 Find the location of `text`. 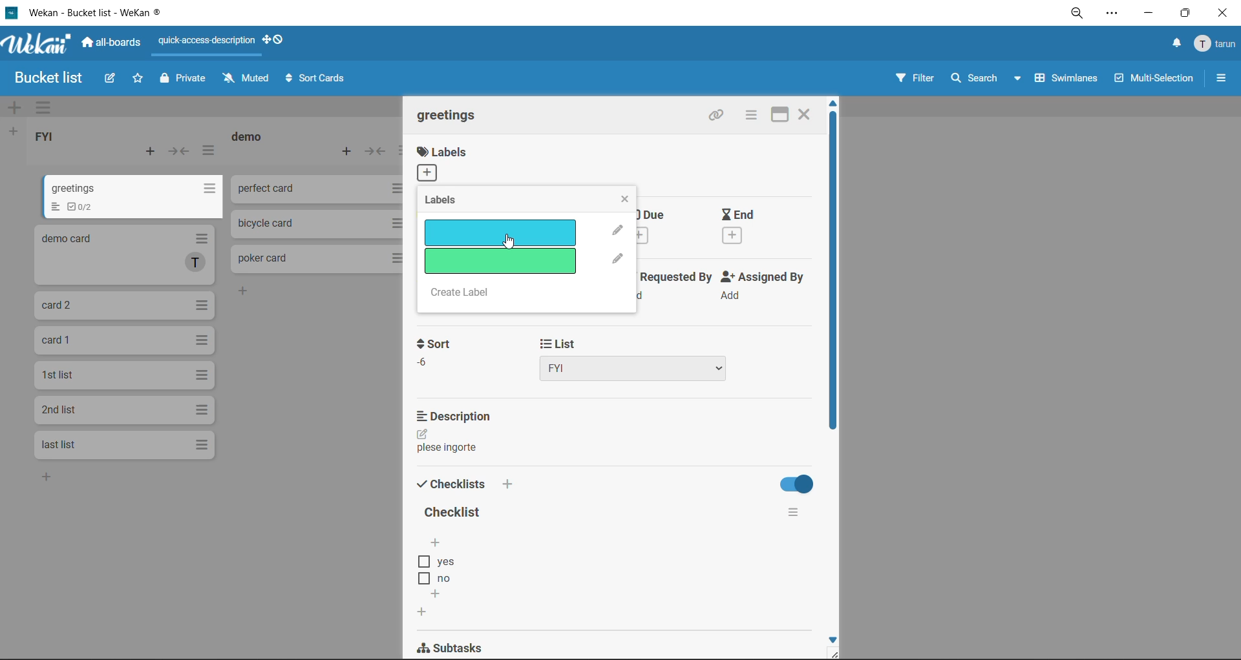

text is located at coordinates (452, 447).